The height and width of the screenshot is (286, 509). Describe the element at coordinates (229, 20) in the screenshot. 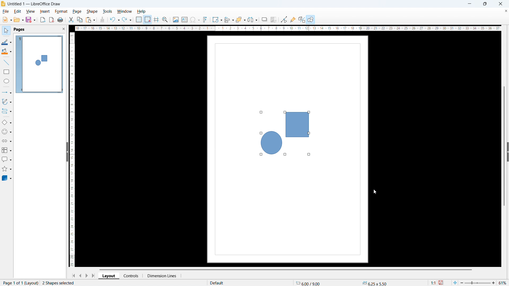

I see `align` at that location.